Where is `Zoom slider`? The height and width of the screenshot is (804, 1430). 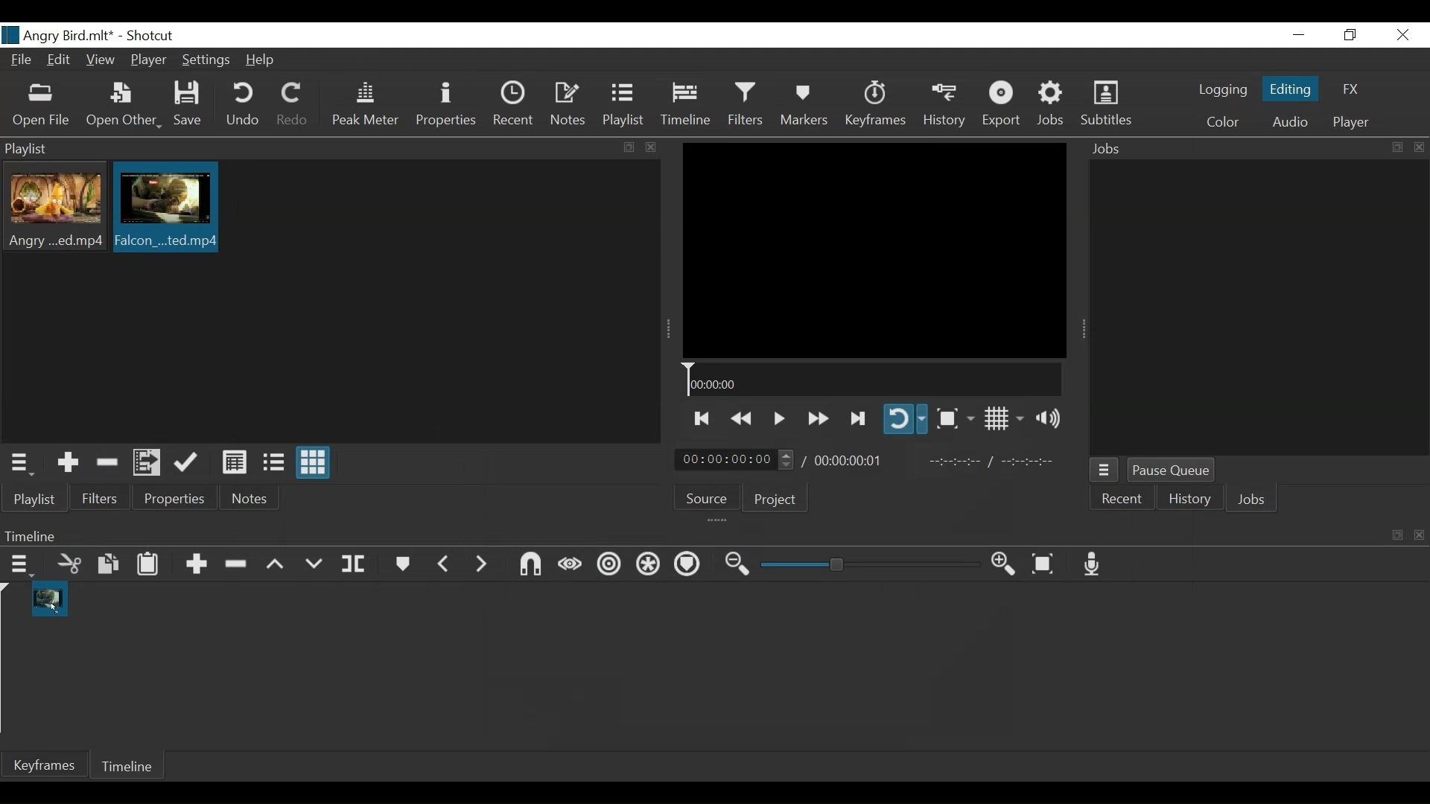 Zoom slider is located at coordinates (873, 564).